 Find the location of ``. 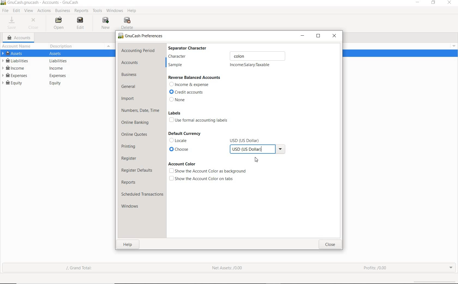

 is located at coordinates (59, 61).